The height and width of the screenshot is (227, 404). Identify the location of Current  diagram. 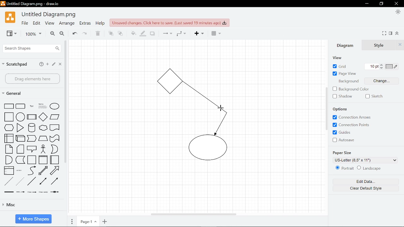
(200, 120).